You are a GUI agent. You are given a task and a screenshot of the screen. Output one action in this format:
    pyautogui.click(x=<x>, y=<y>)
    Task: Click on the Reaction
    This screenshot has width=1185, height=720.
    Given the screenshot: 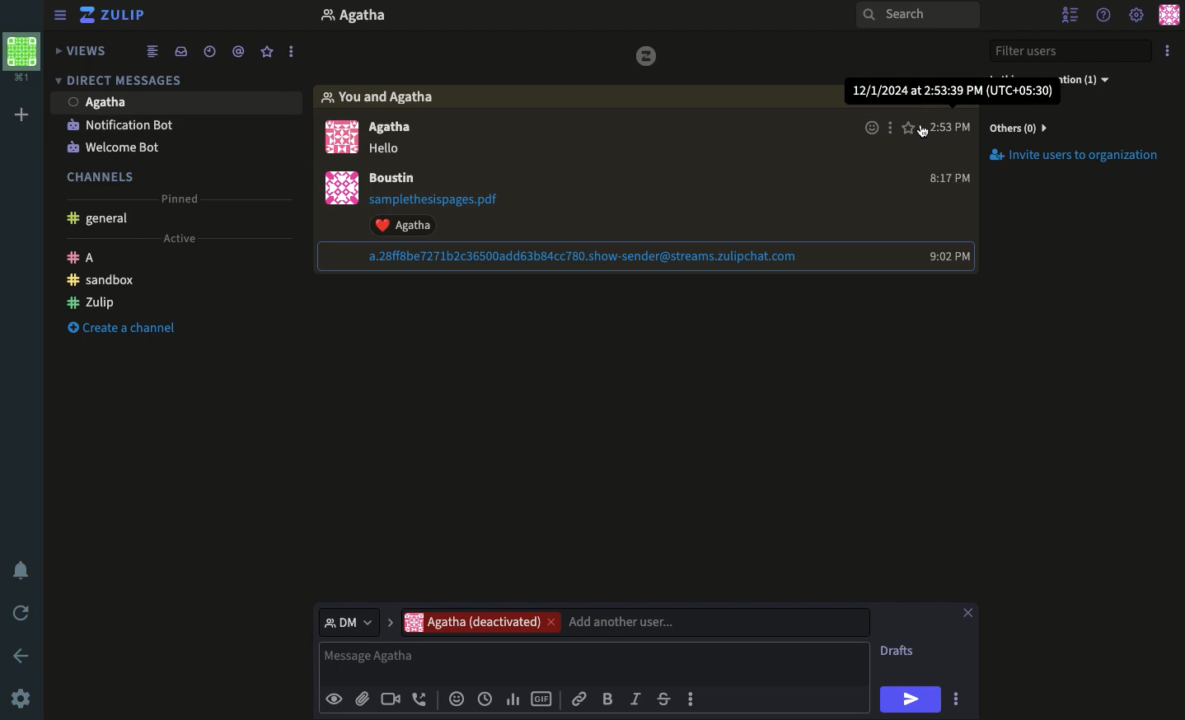 What is the action you would take?
    pyautogui.click(x=872, y=129)
    